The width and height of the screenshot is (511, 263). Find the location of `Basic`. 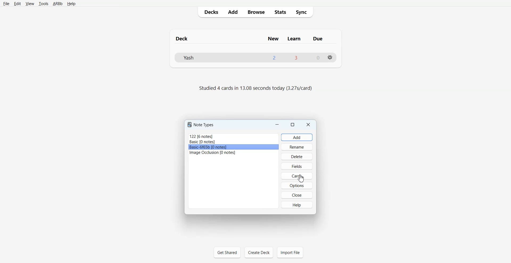

Basic is located at coordinates (233, 147).